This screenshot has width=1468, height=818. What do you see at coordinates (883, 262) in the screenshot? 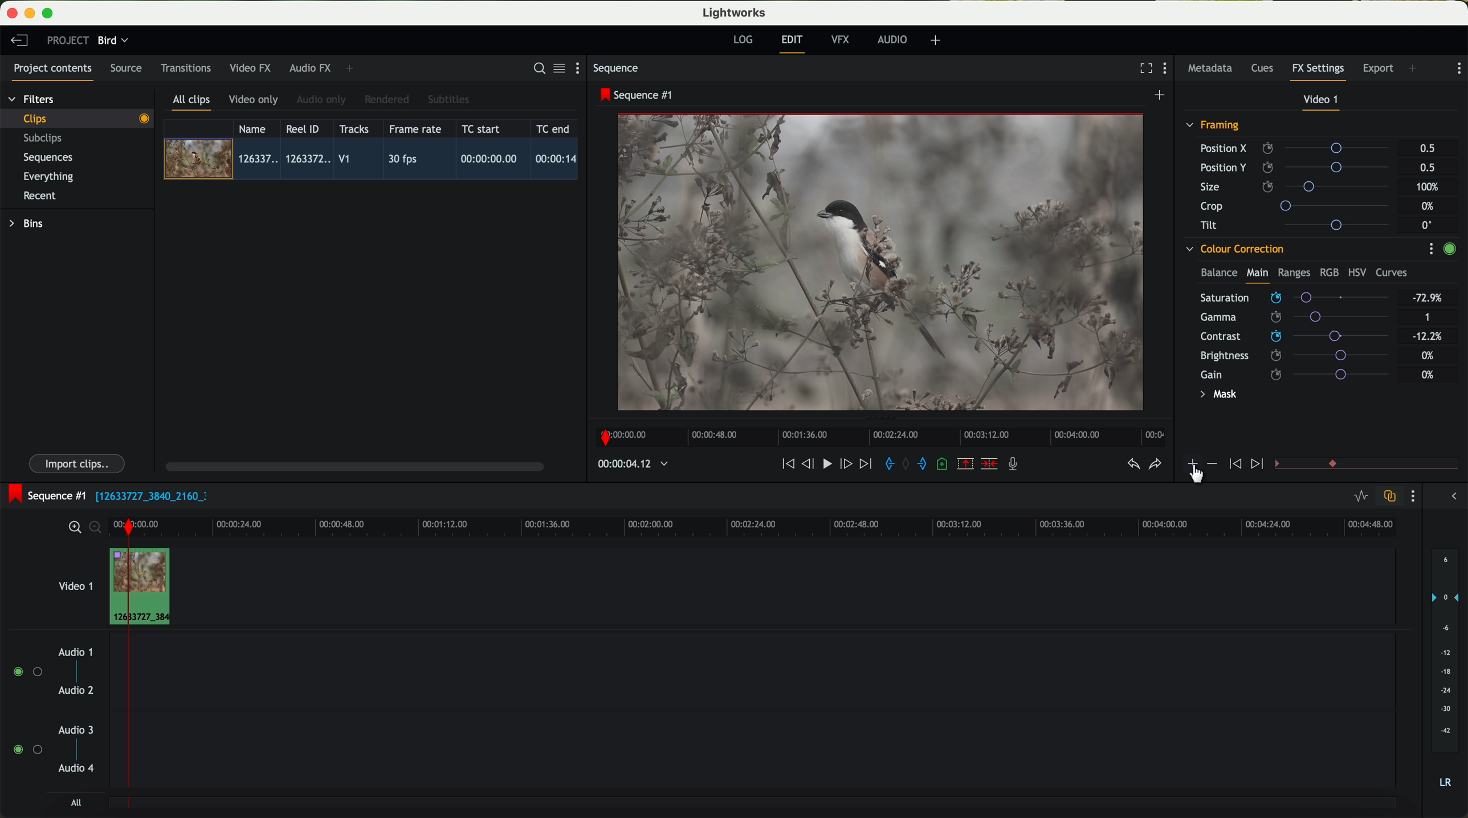
I see `applied effect` at bounding box center [883, 262].